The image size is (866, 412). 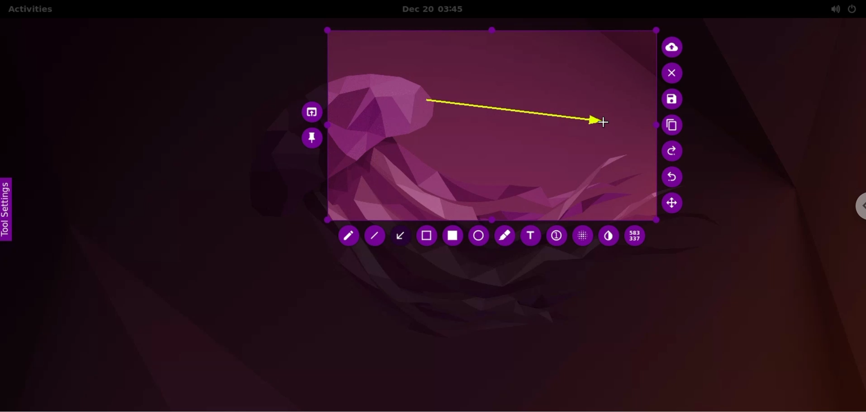 I want to click on arrow tool, so click(x=403, y=235).